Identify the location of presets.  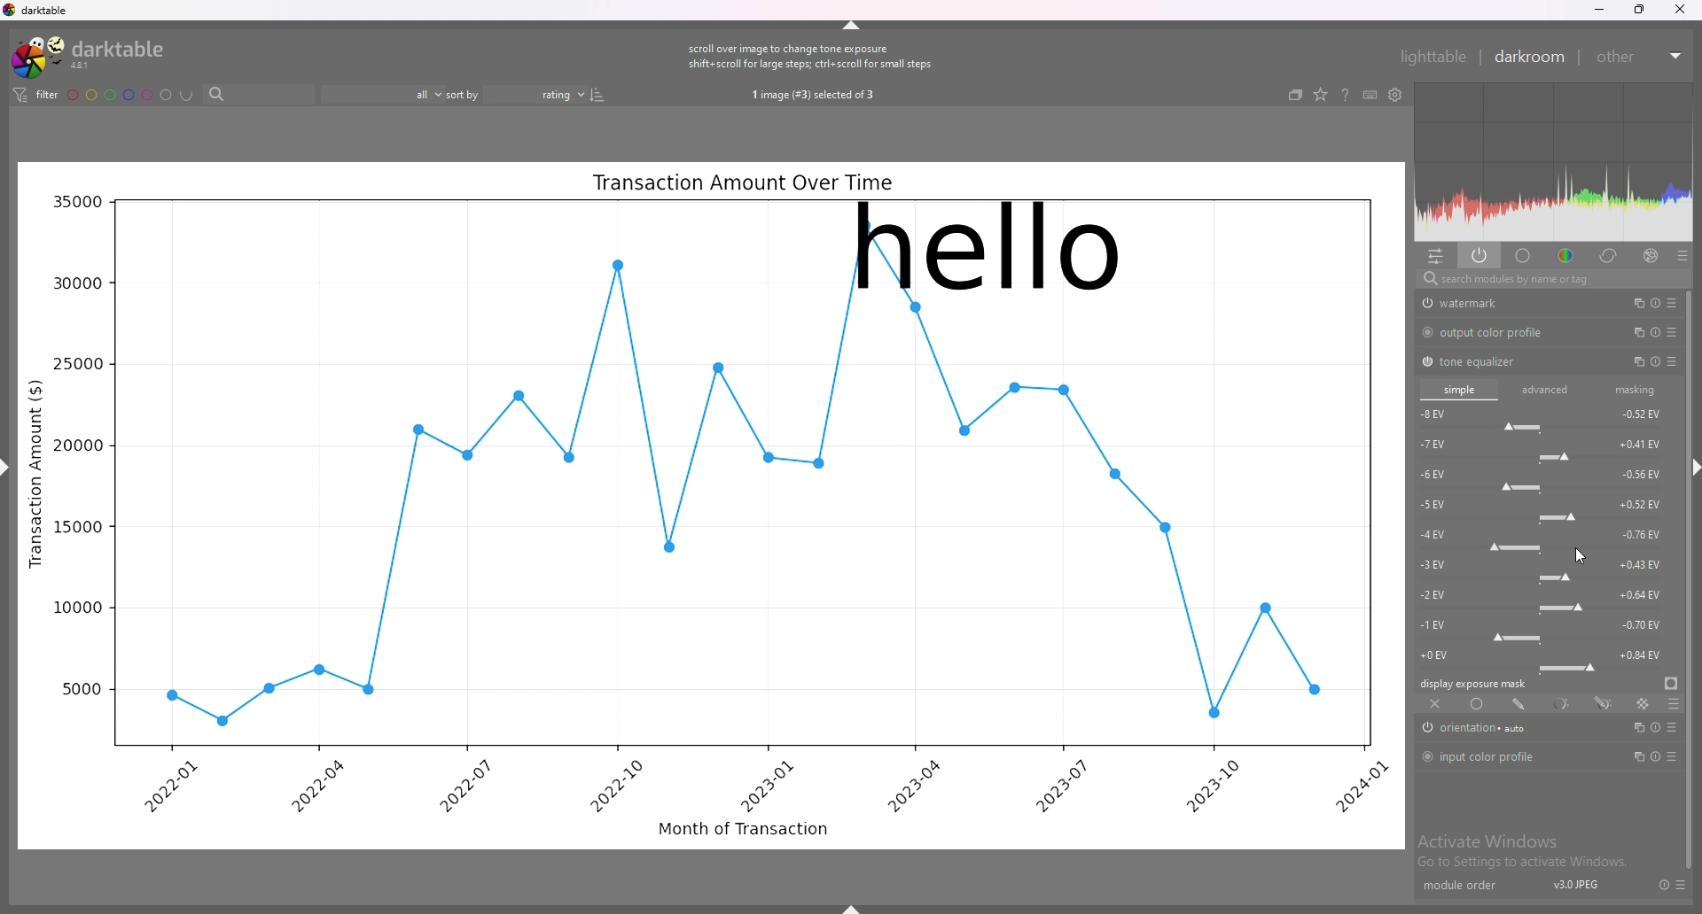
(1679, 885).